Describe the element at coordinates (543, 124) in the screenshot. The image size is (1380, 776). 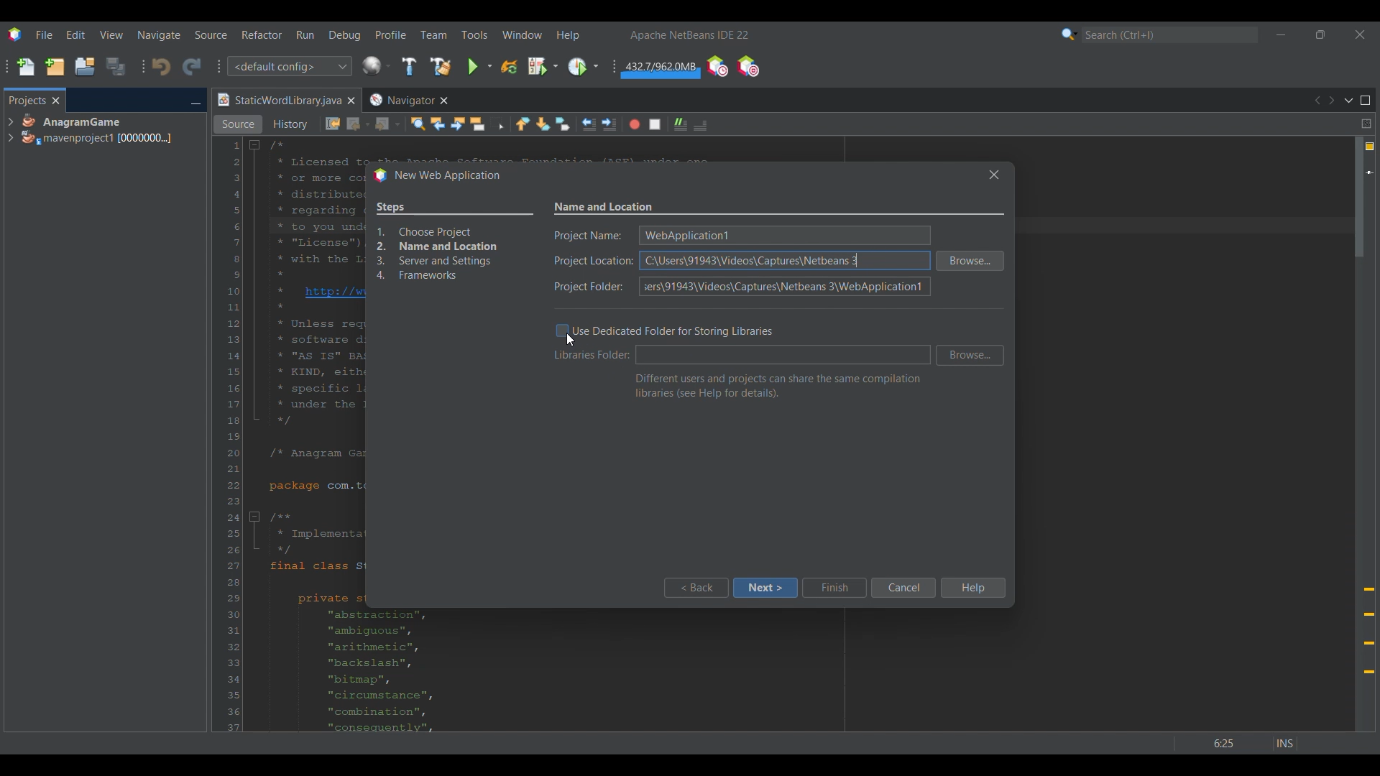
I see `Next bookmark` at that location.